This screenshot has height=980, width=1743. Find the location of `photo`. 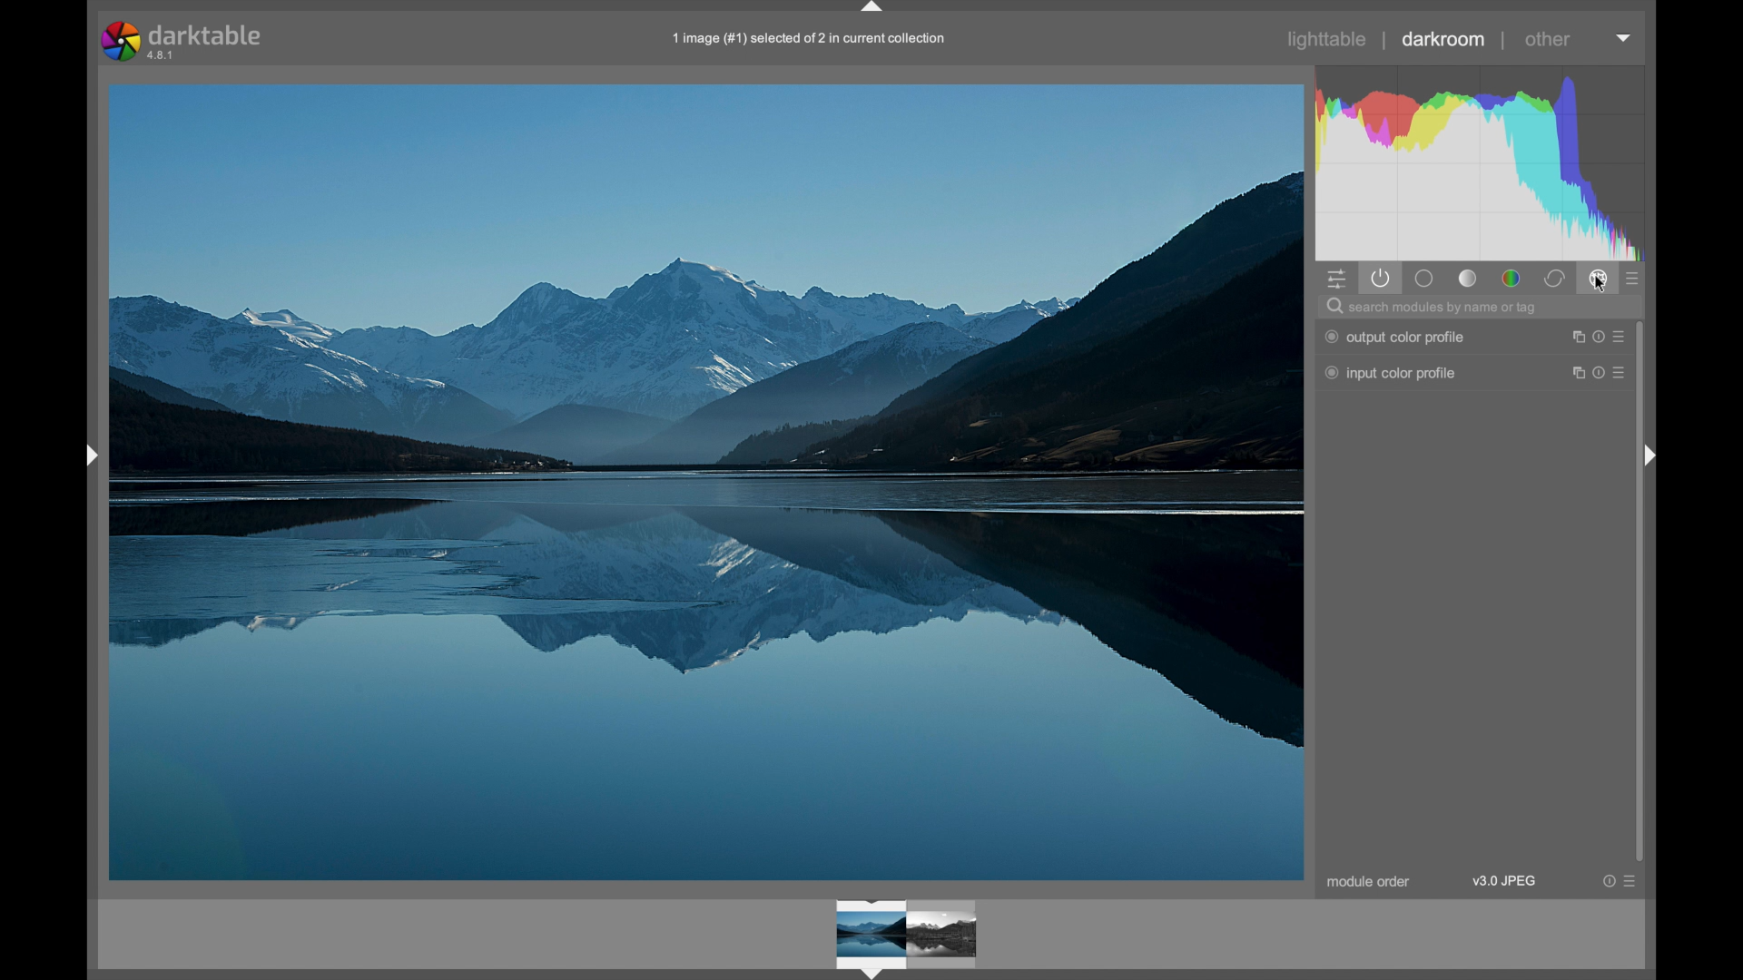

photo is located at coordinates (706, 480).